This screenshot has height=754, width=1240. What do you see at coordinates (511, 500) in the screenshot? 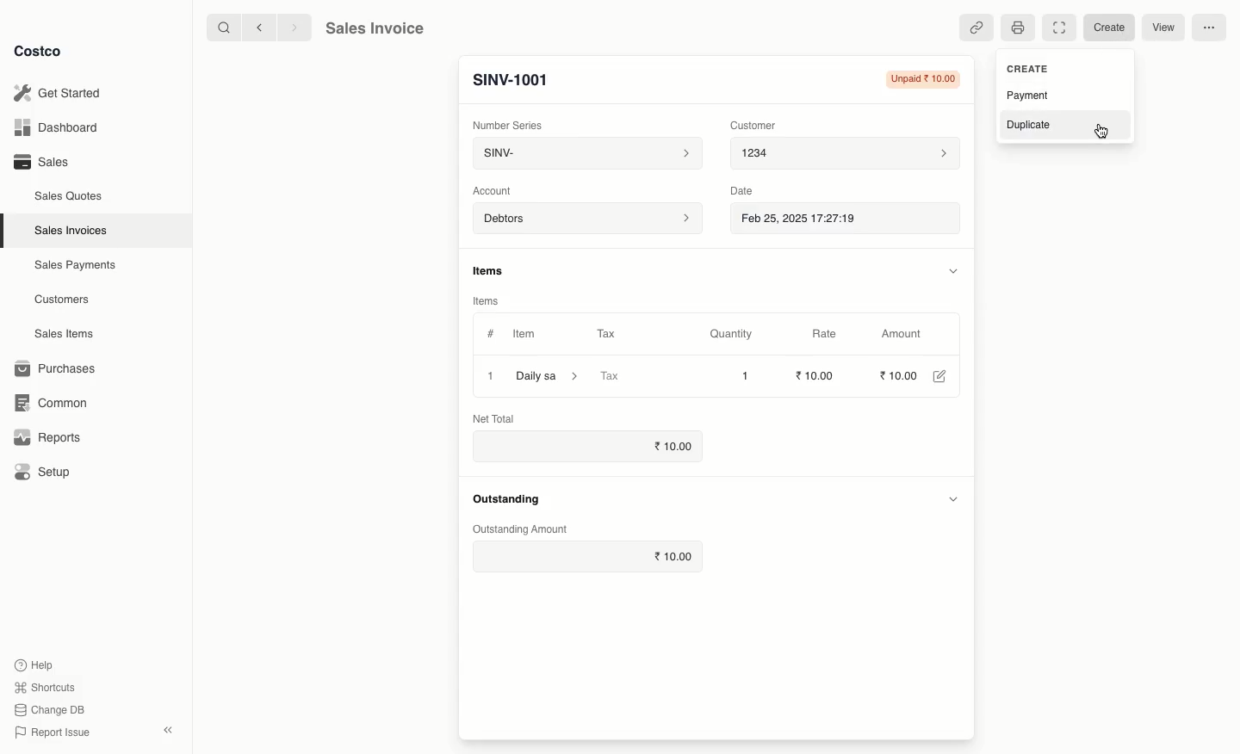
I see `Outstanding` at bounding box center [511, 500].